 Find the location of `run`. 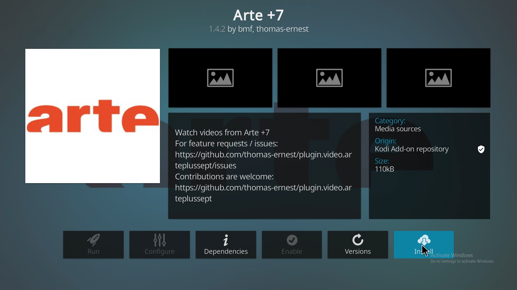

run is located at coordinates (94, 244).